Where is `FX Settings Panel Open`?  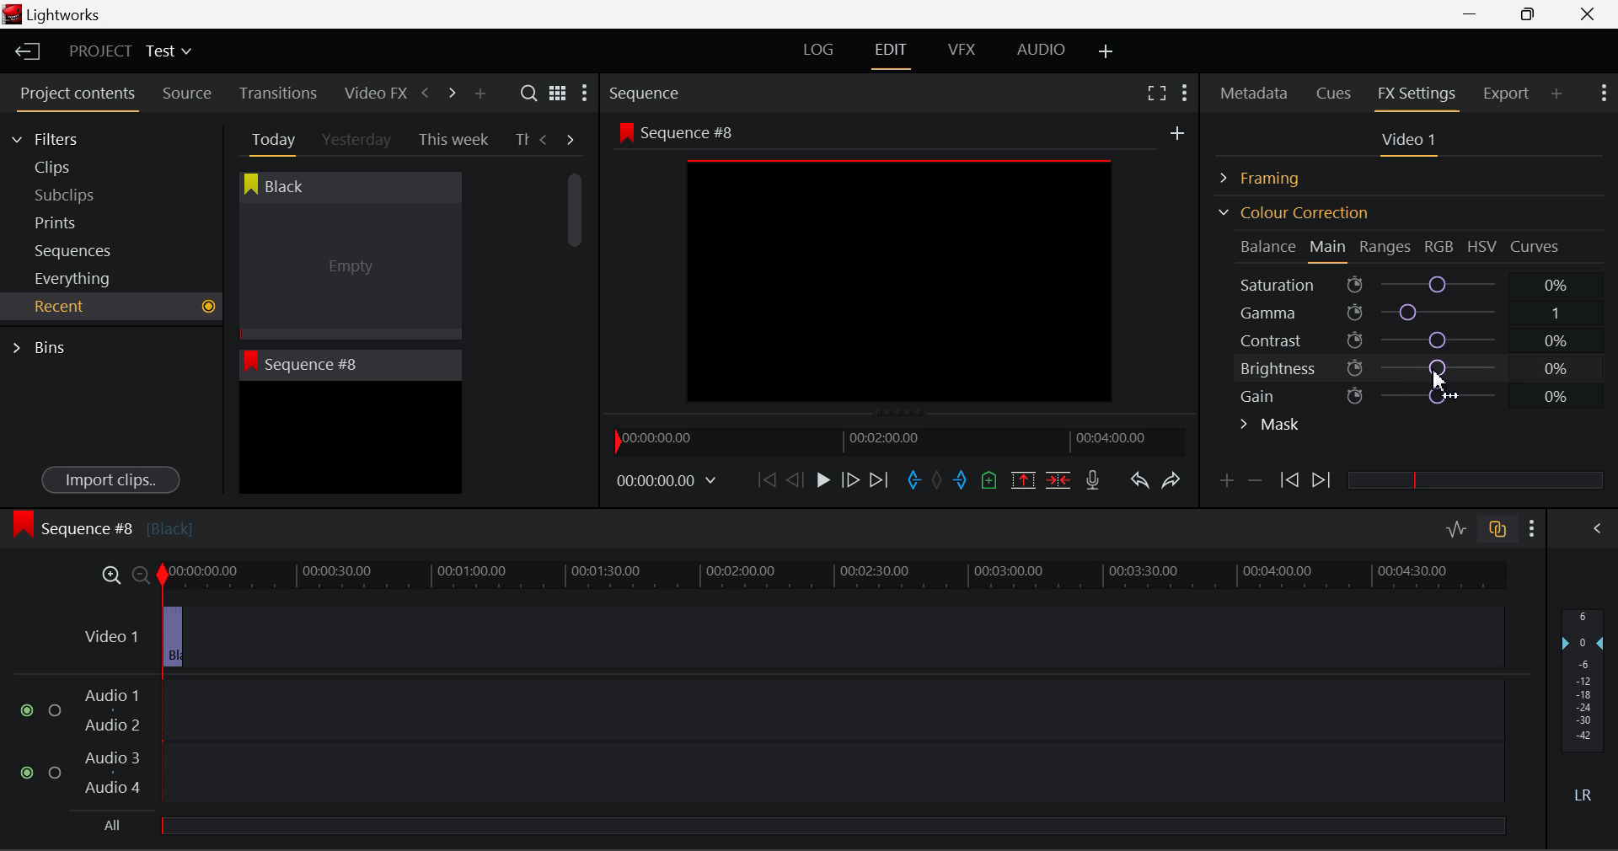
FX Settings Panel Open is located at coordinates (1417, 95).